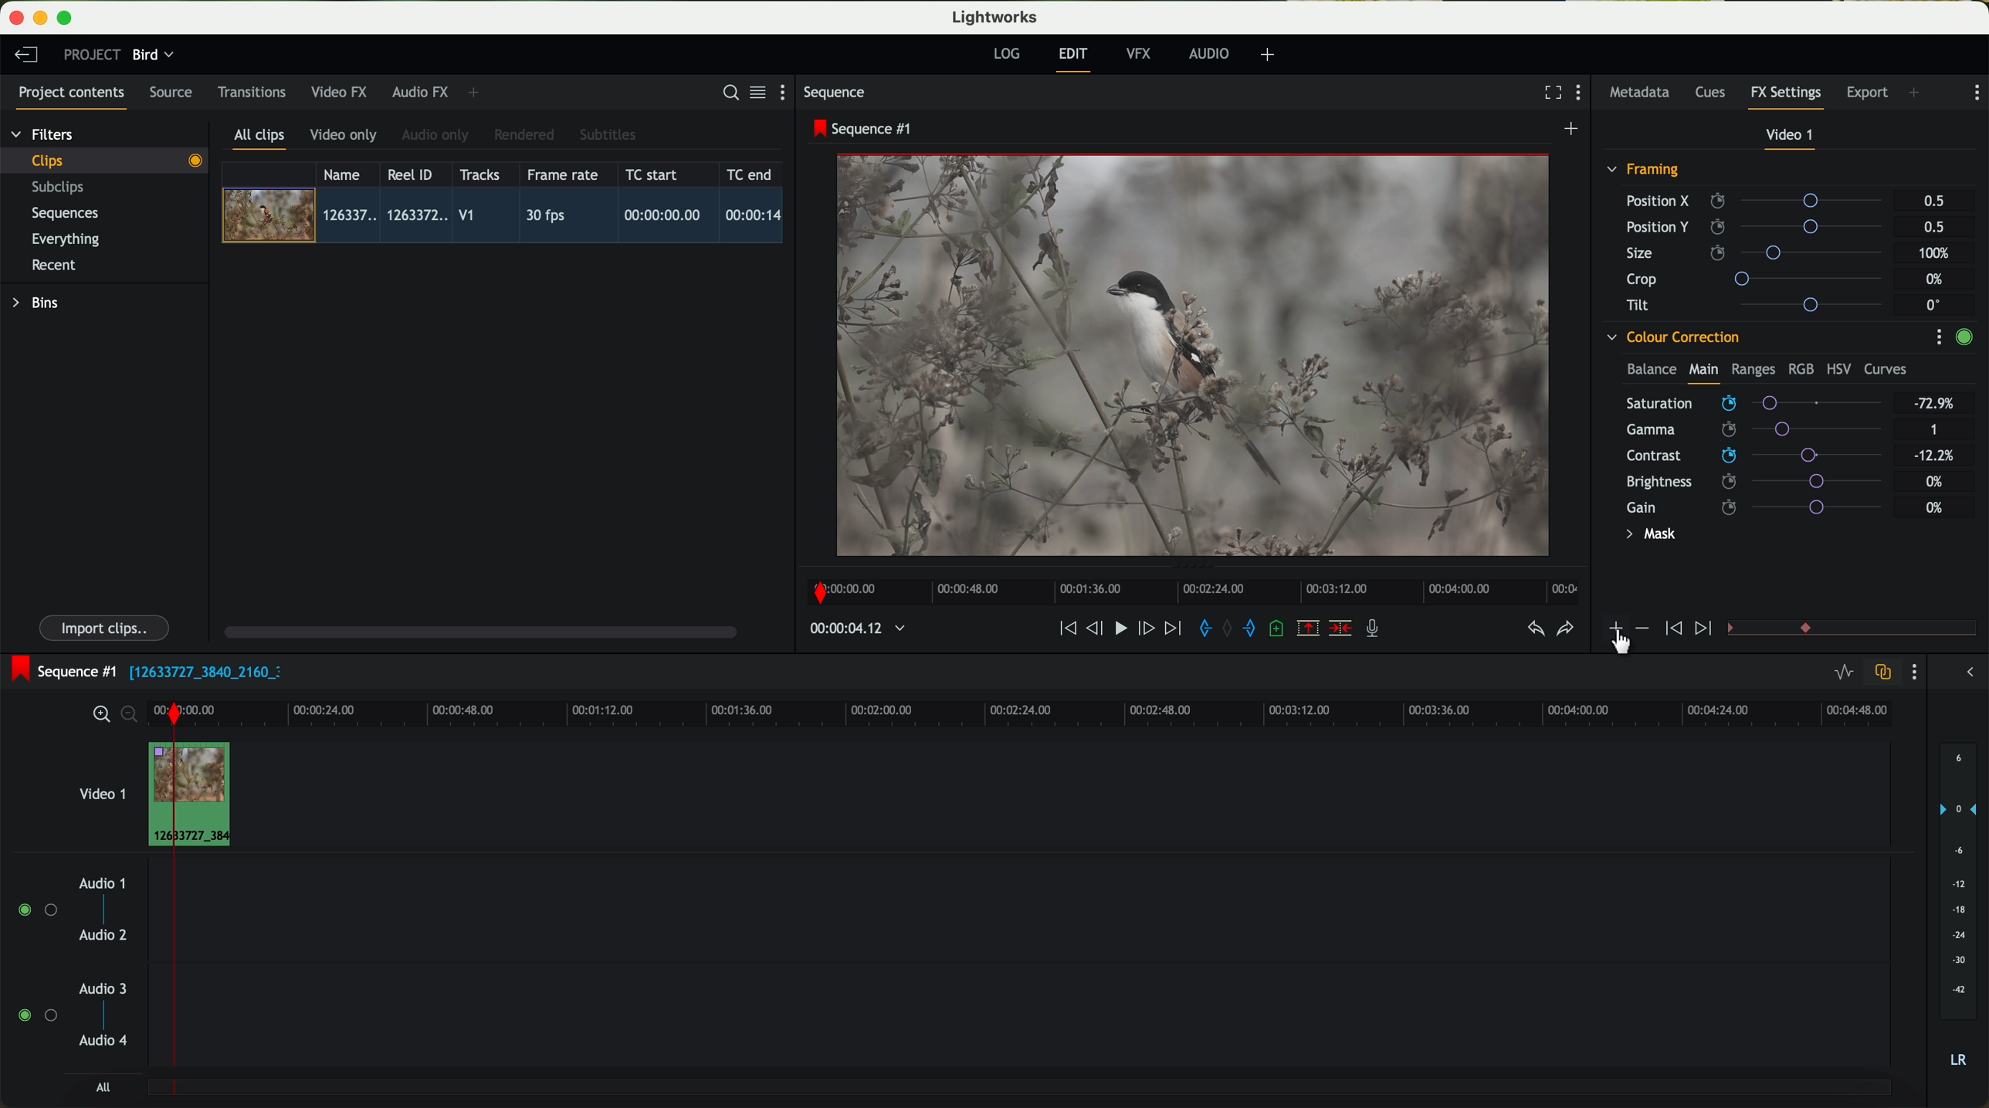 This screenshot has height=1108, width=1989. What do you see at coordinates (1879, 673) in the screenshot?
I see `toggle auto track sync` at bounding box center [1879, 673].